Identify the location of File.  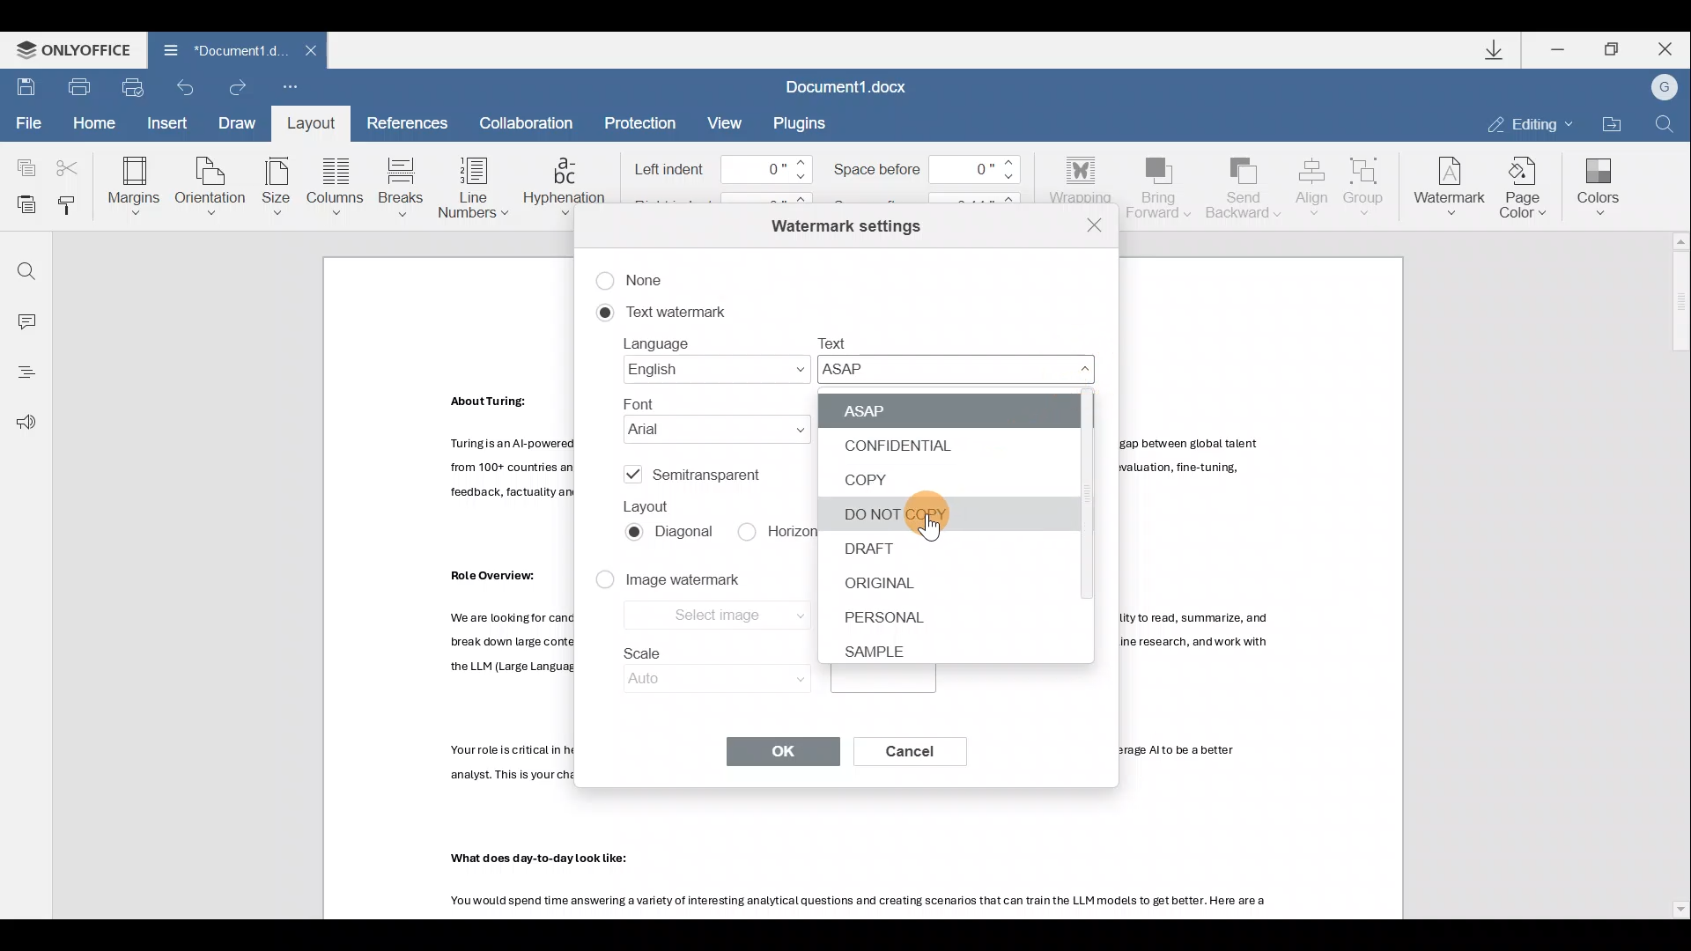
(25, 123).